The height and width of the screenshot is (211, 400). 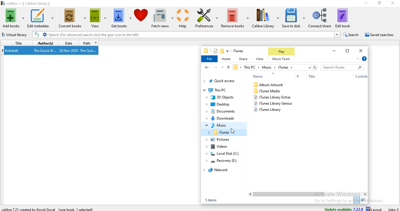 I want to click on search, so click(x=351, y=34).